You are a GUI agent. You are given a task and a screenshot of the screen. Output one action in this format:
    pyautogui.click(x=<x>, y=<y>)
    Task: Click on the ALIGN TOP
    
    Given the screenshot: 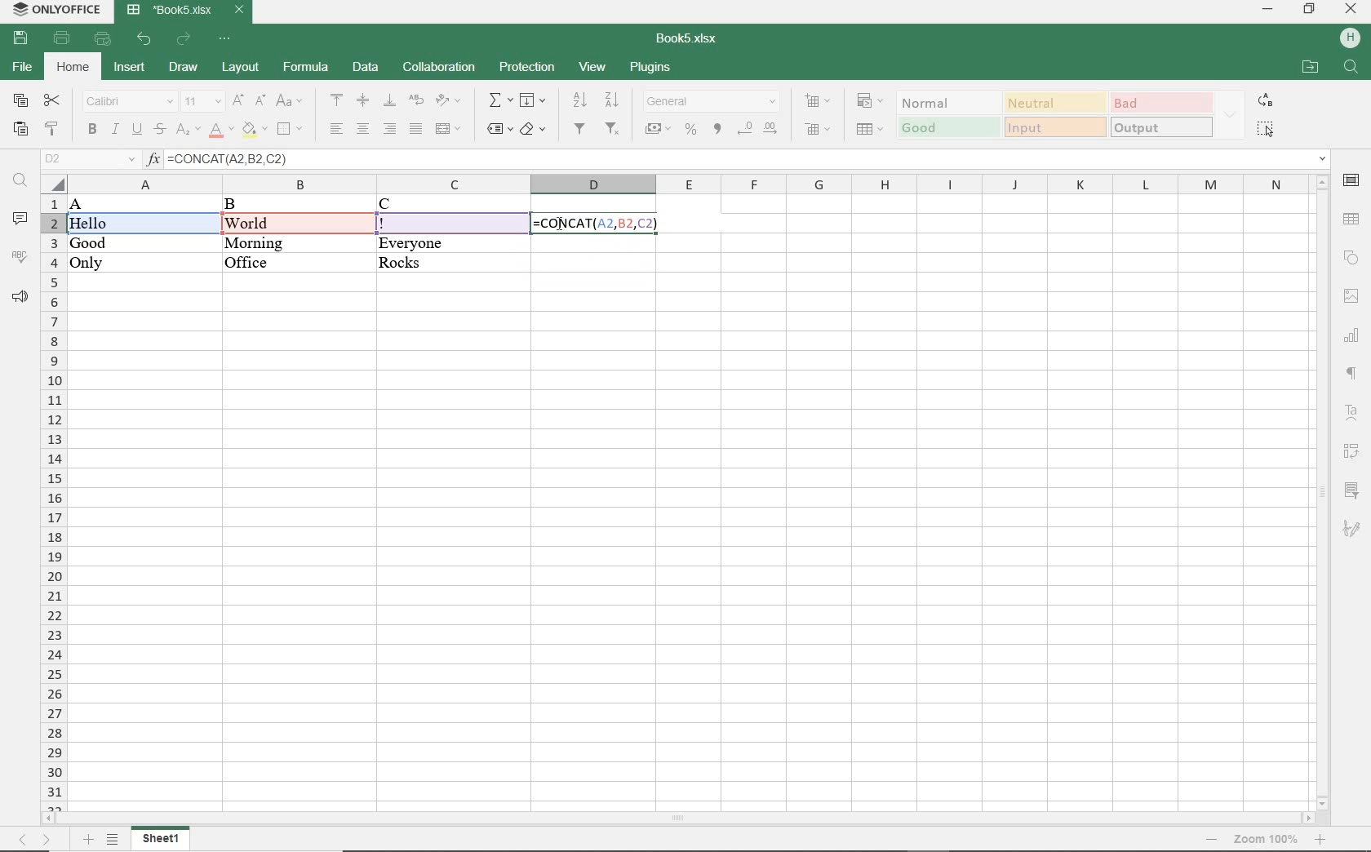 What is the action you would take?
    pyautogui.click(x=338, y=100)
    